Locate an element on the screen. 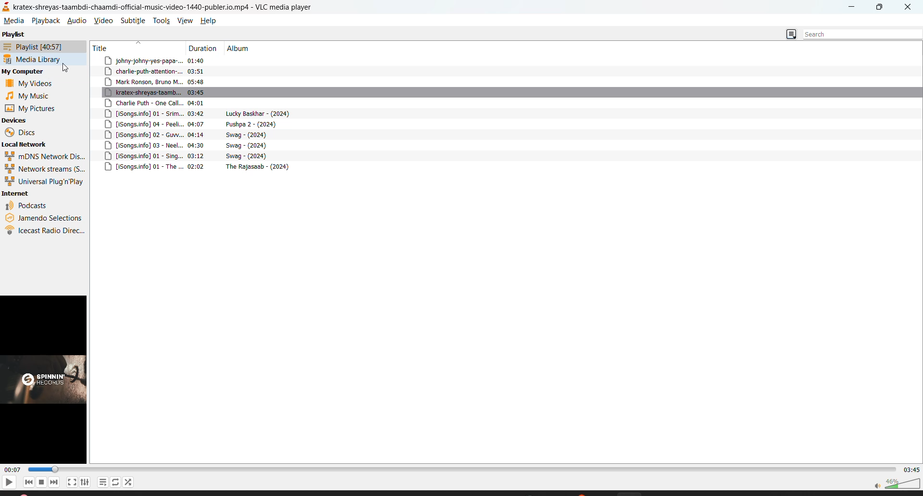 The height and width of the screenshot is (496, 923). track title , duration and album is located at coordinates (196, 156).